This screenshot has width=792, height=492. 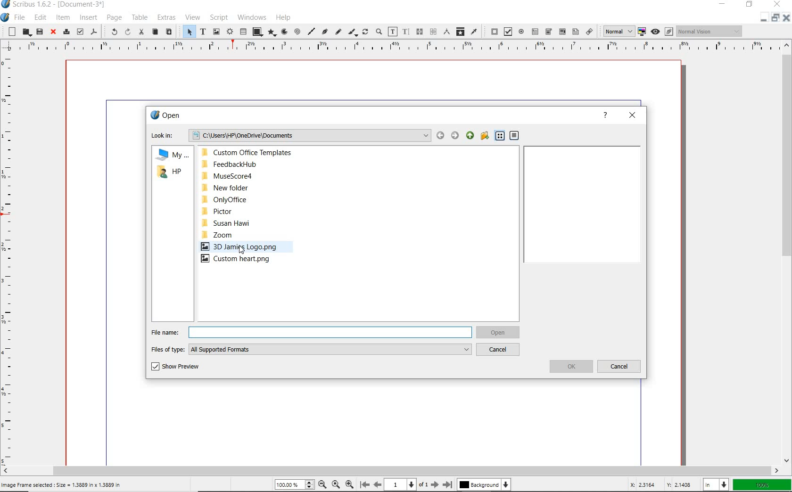 I want to click on SCROLLBAR, so click(x=390, y=470).